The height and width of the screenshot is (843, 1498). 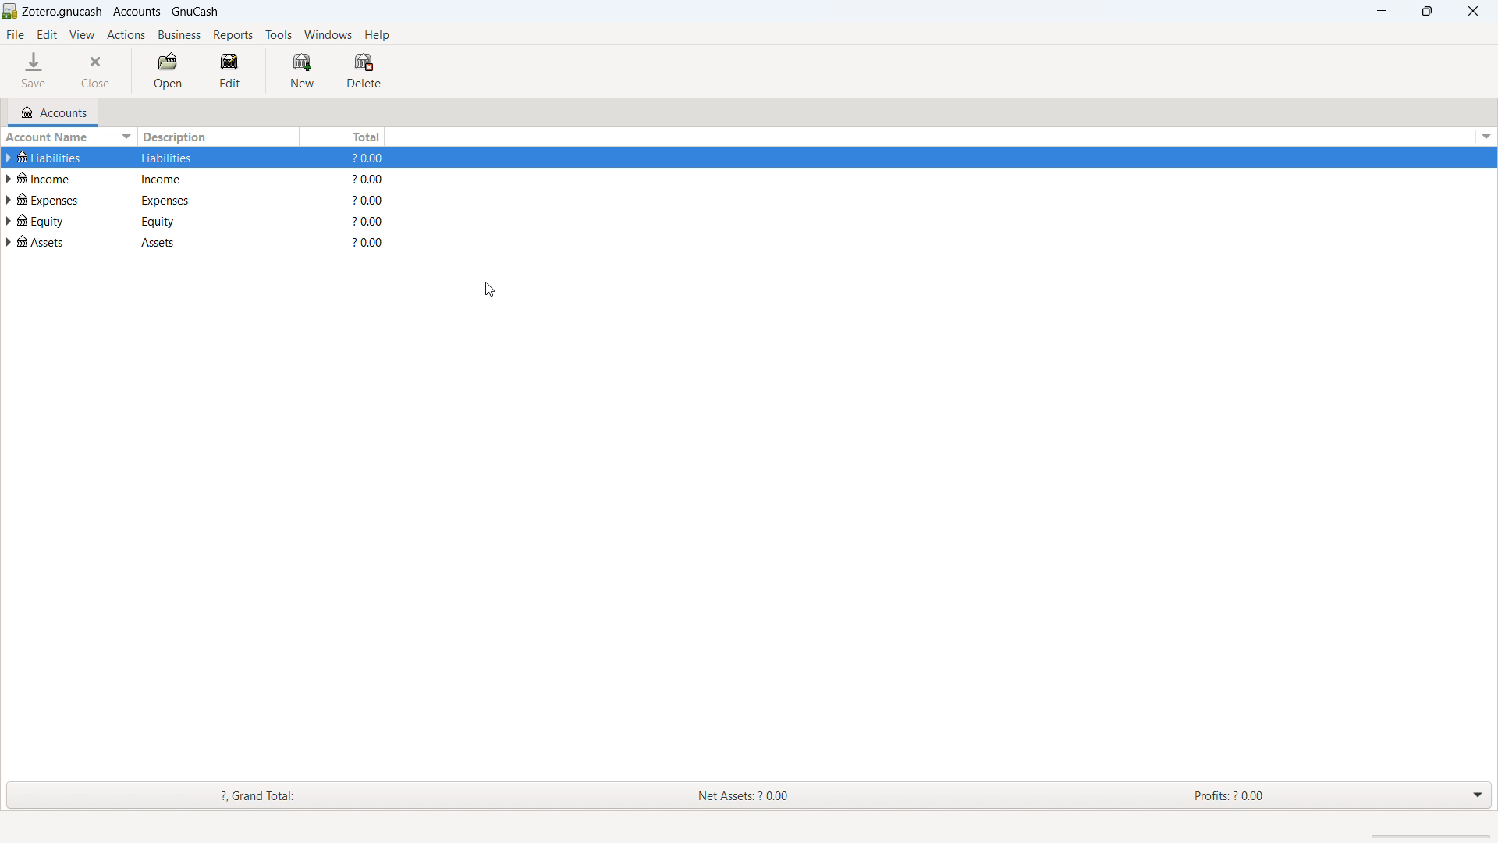 I want to click on edit, so click(x=47, y=35).